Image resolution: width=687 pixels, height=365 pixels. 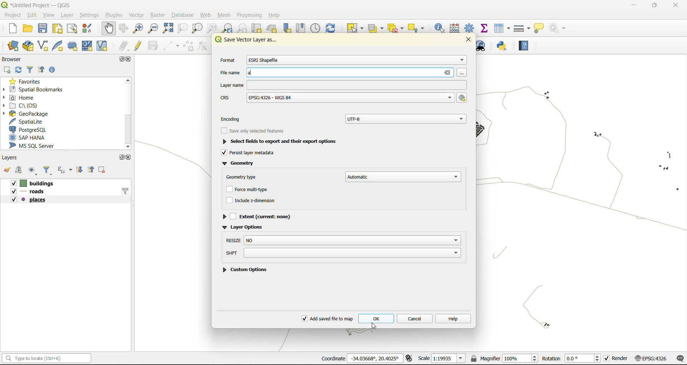 What do you see at coordinates (30, 130) in the screenshot?
I see `postgresql` at bounding box center [30, 130].